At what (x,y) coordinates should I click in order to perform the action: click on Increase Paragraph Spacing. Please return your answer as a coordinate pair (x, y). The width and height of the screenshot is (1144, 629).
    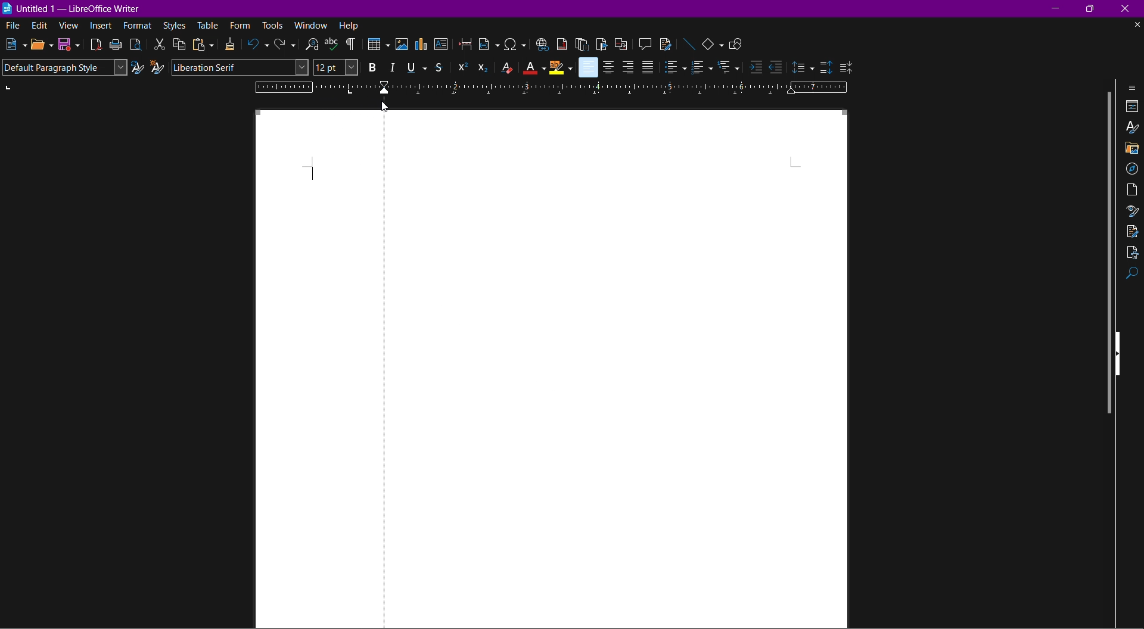
    Looking at the image, I should click on (825, 65).